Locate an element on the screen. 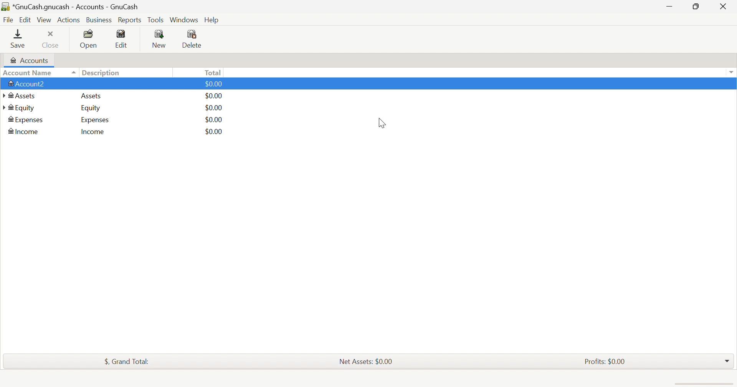 This screenshot has height=387, width=737. $, Grand Total: is located at coordinates (126, 362).